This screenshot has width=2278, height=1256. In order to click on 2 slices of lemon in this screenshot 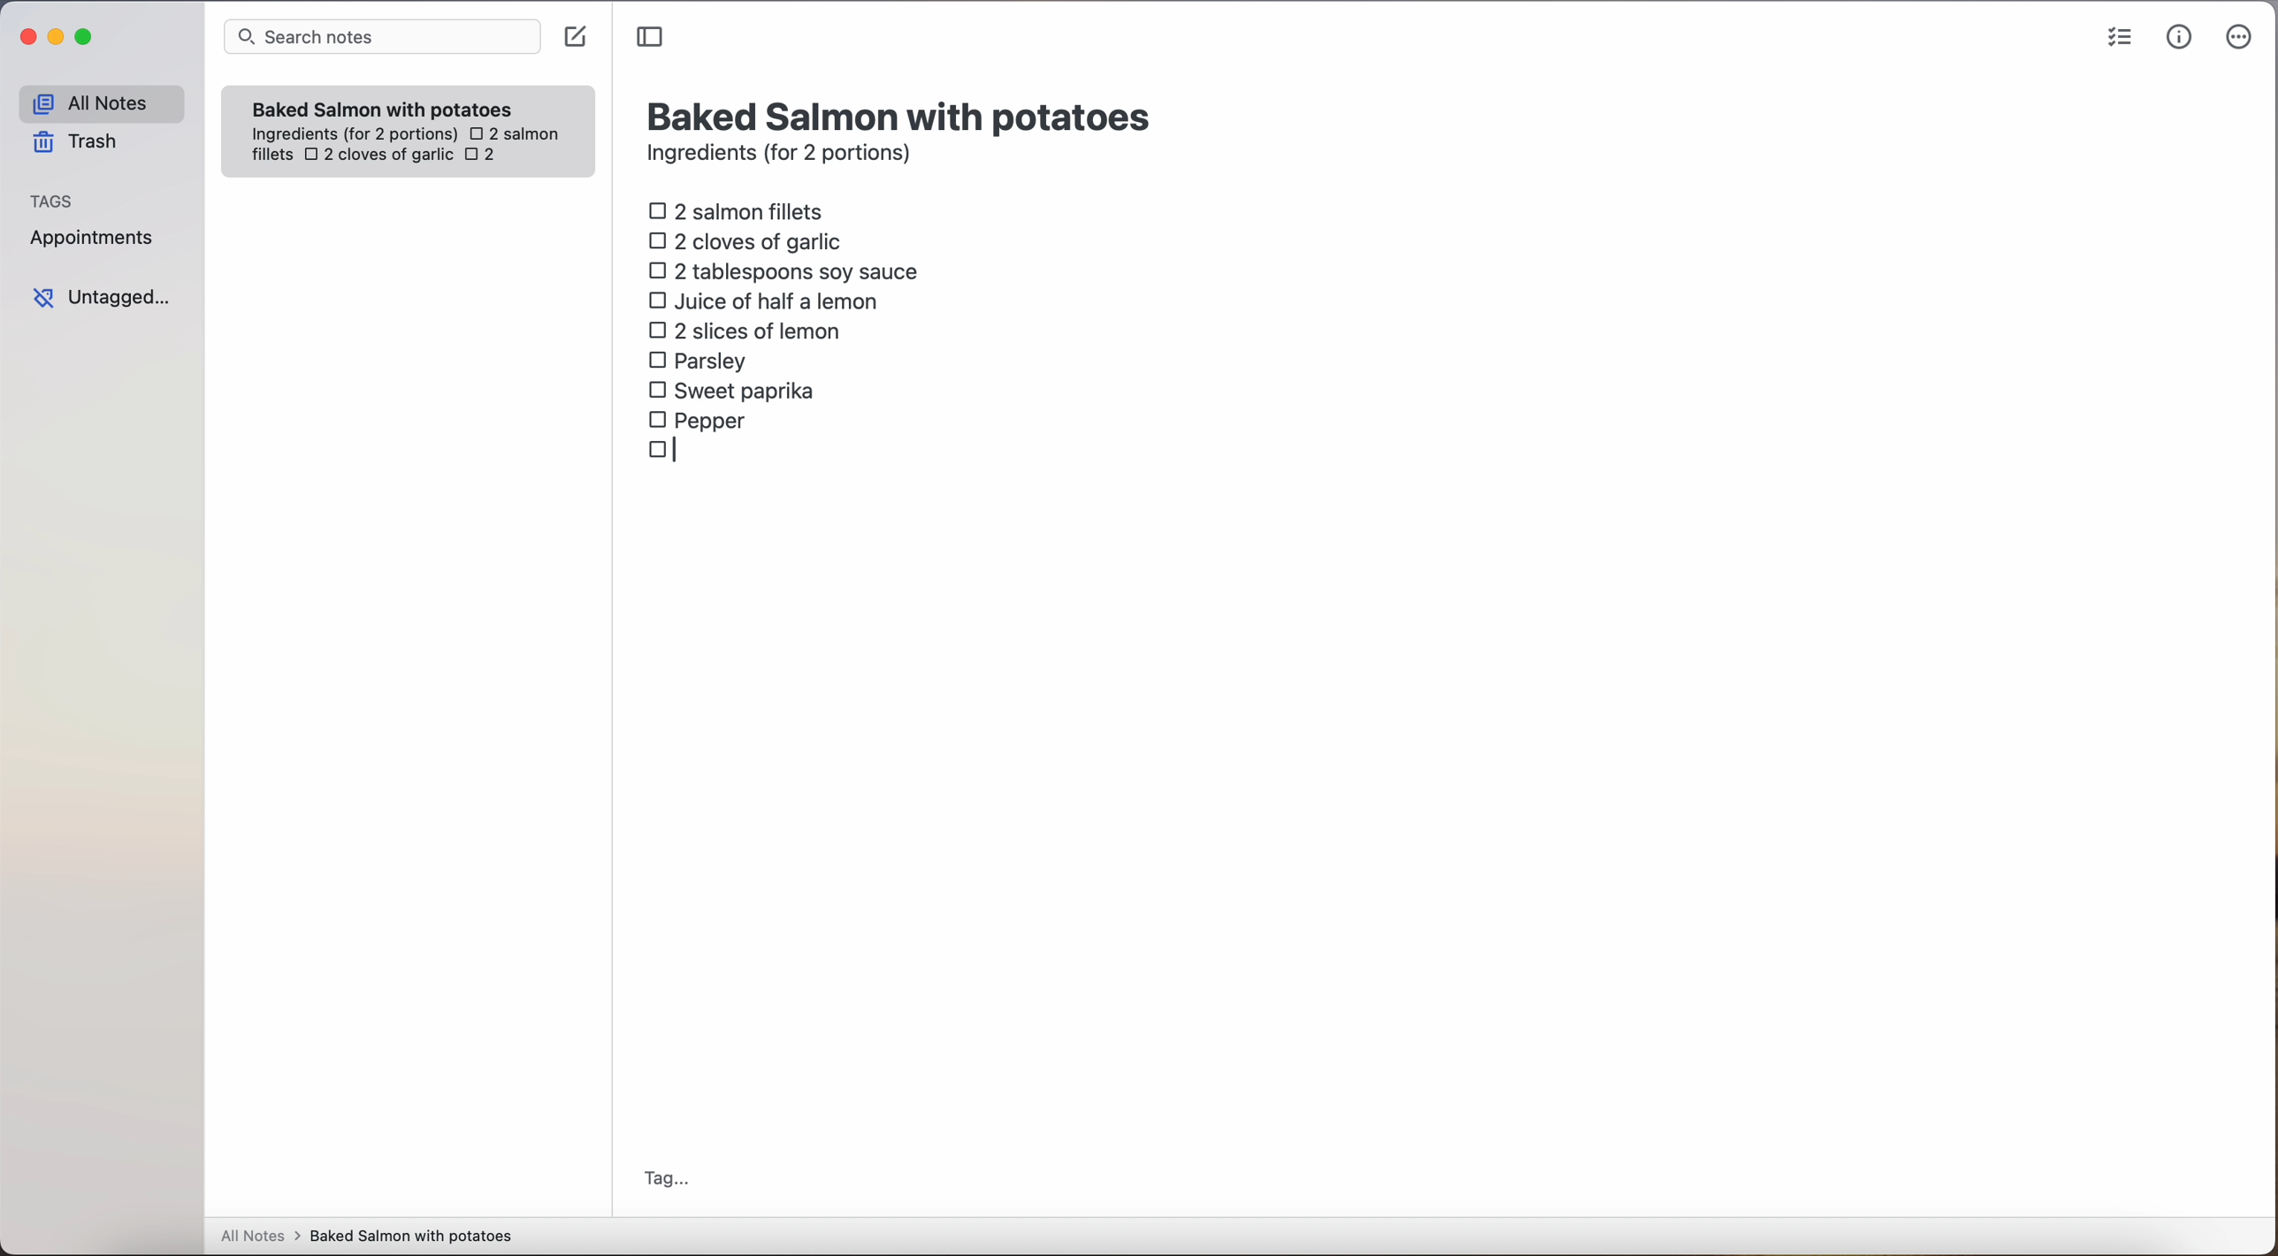, I will do `click(745, 331)`.